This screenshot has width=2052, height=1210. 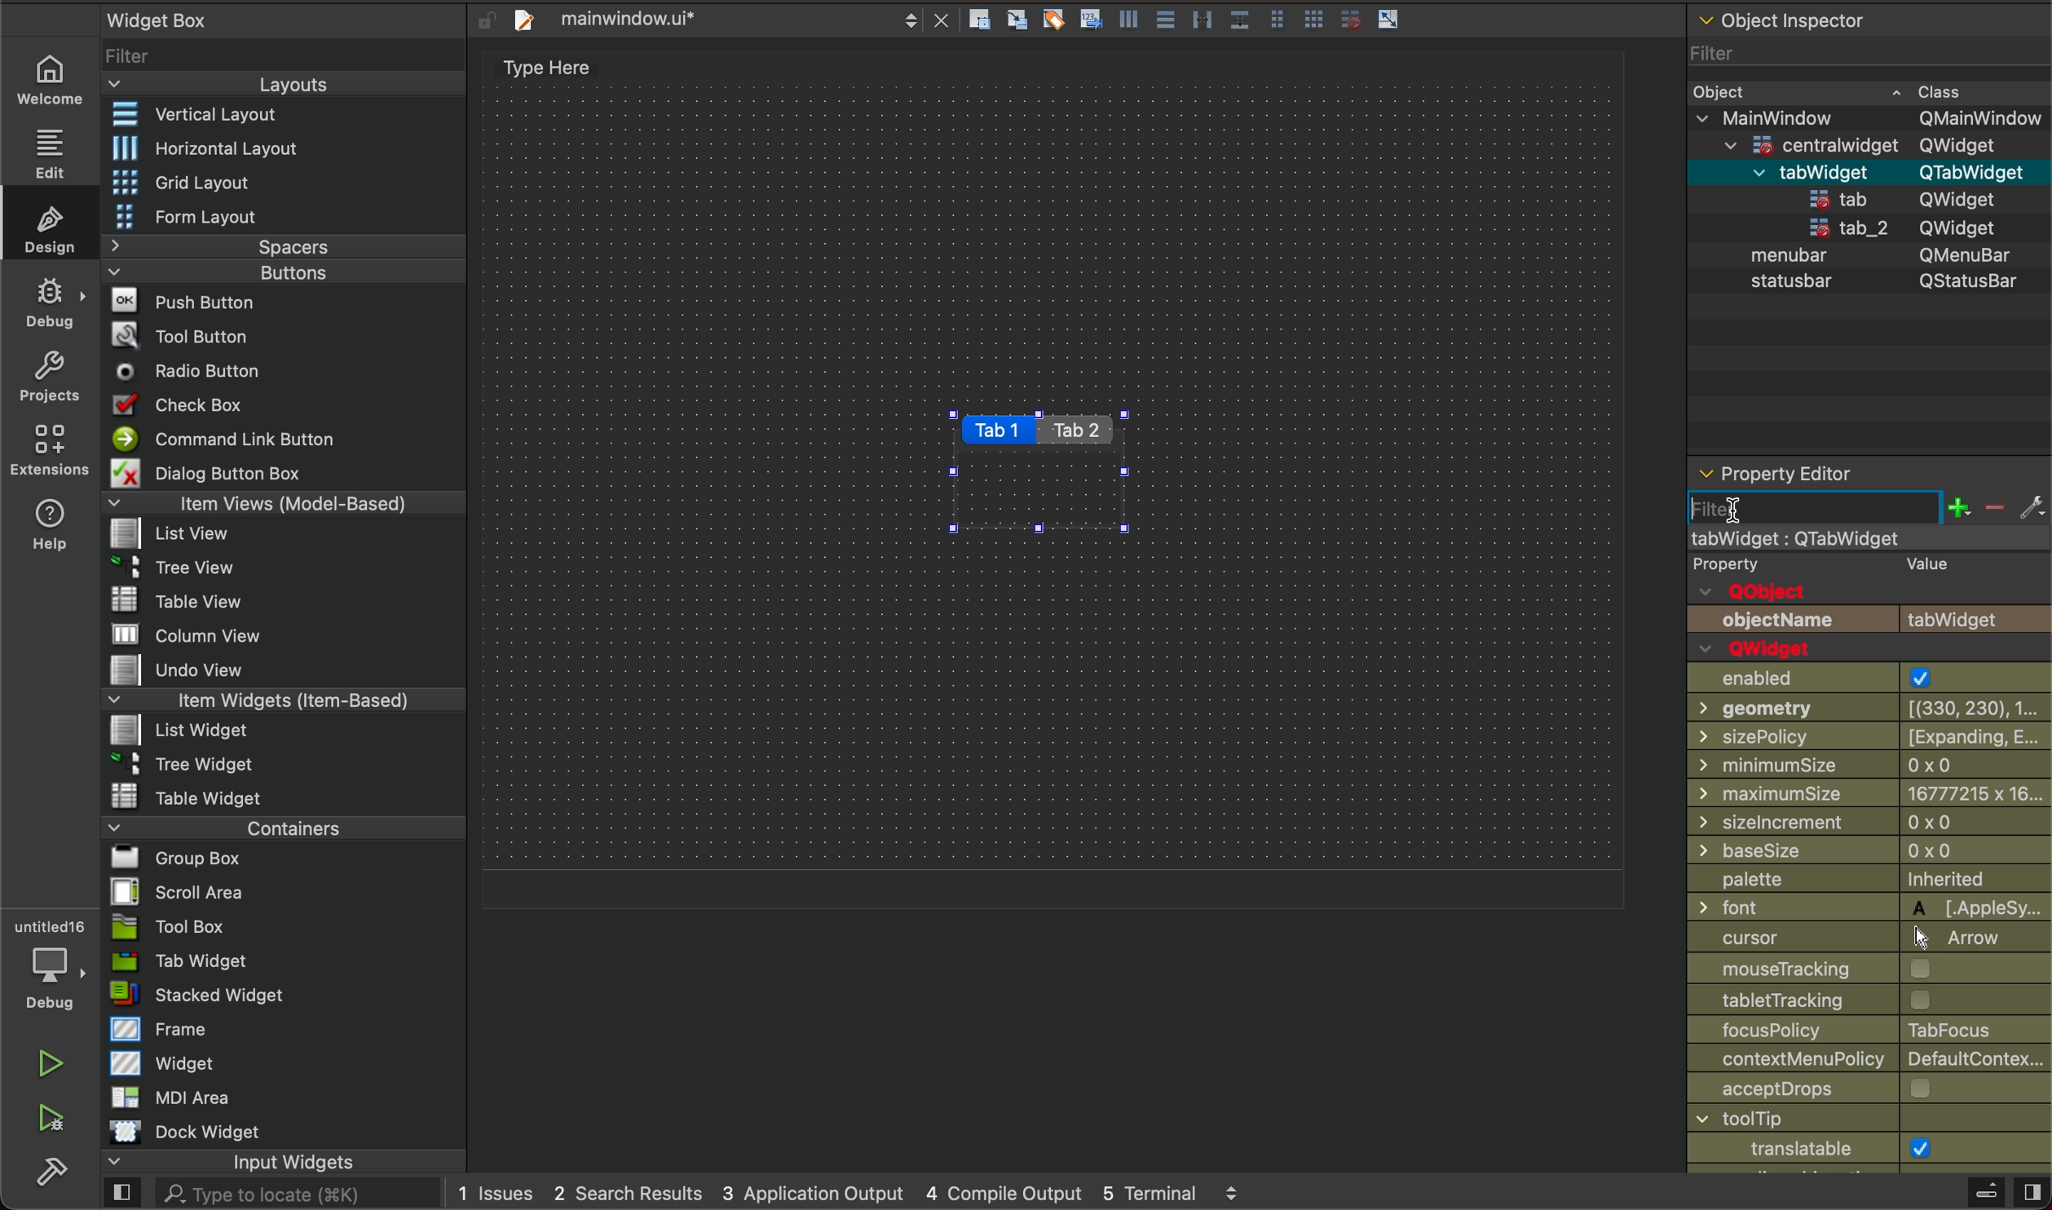 What do you see at coordinates (1829, 230) in the screenshot?
I see `tab_2` at bounding box center [1829, 230].